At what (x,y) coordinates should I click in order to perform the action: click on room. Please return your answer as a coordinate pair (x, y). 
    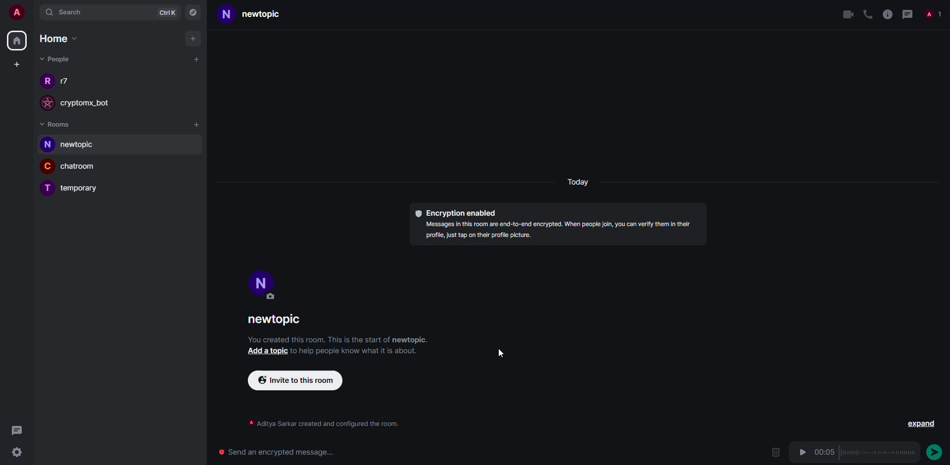
    Looking at the image, I should click on (275, 321).